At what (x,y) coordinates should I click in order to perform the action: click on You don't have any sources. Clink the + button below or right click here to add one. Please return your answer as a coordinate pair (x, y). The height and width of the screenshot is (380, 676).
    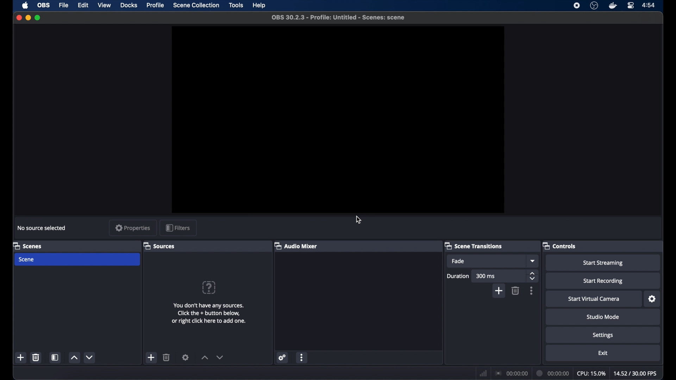
    Looking at the image, I should click on (209, 313).